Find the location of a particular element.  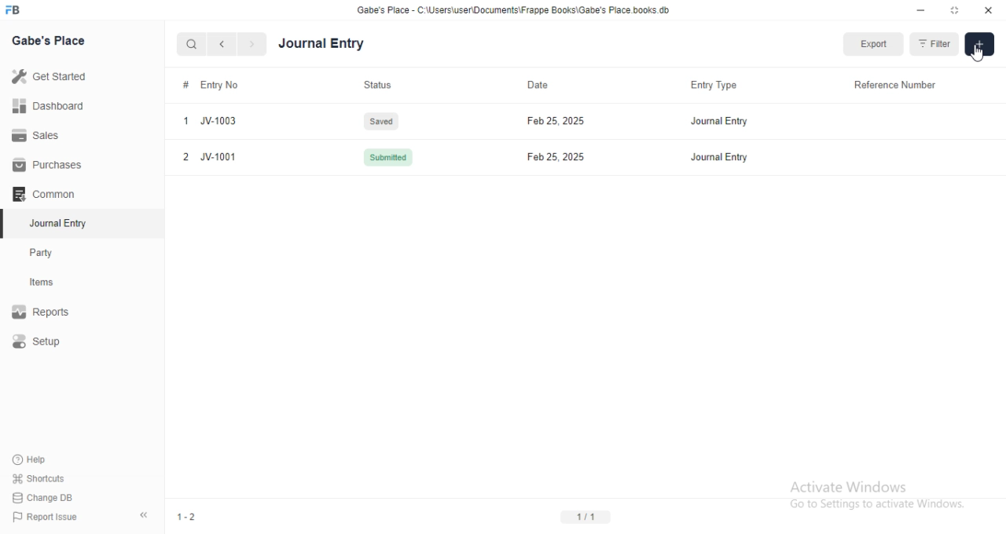

1-2 is located at coordinates (189, 518).